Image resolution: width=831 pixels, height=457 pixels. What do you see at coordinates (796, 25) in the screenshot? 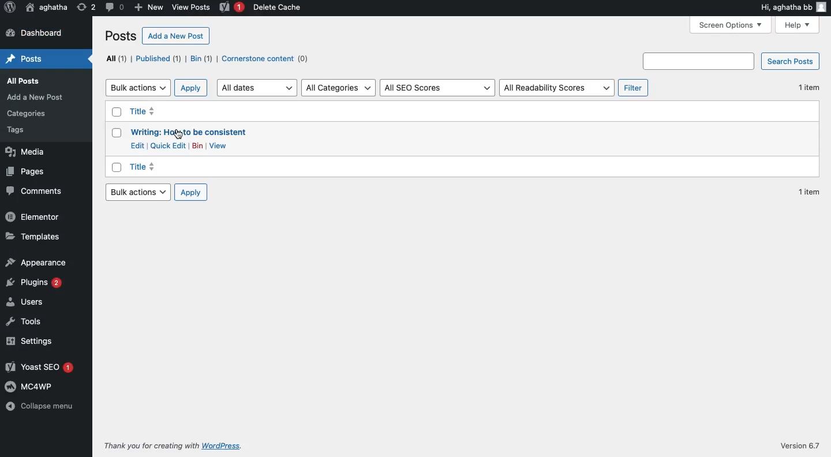
I see `Help` at bounding box center [796, 25].